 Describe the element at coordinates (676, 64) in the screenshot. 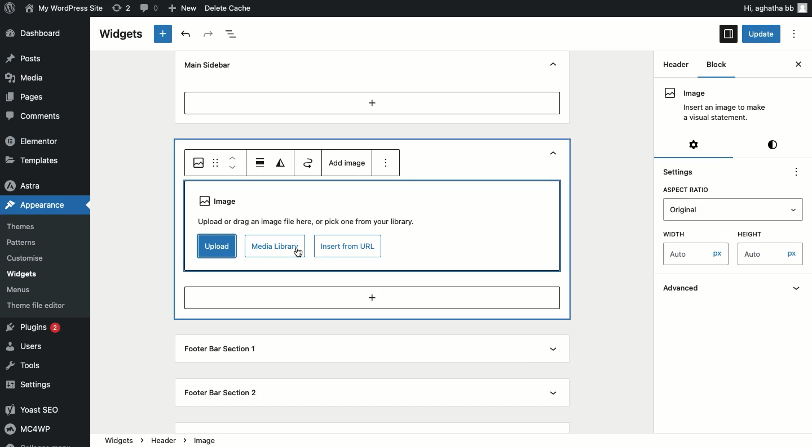

I see `Header` at that location.